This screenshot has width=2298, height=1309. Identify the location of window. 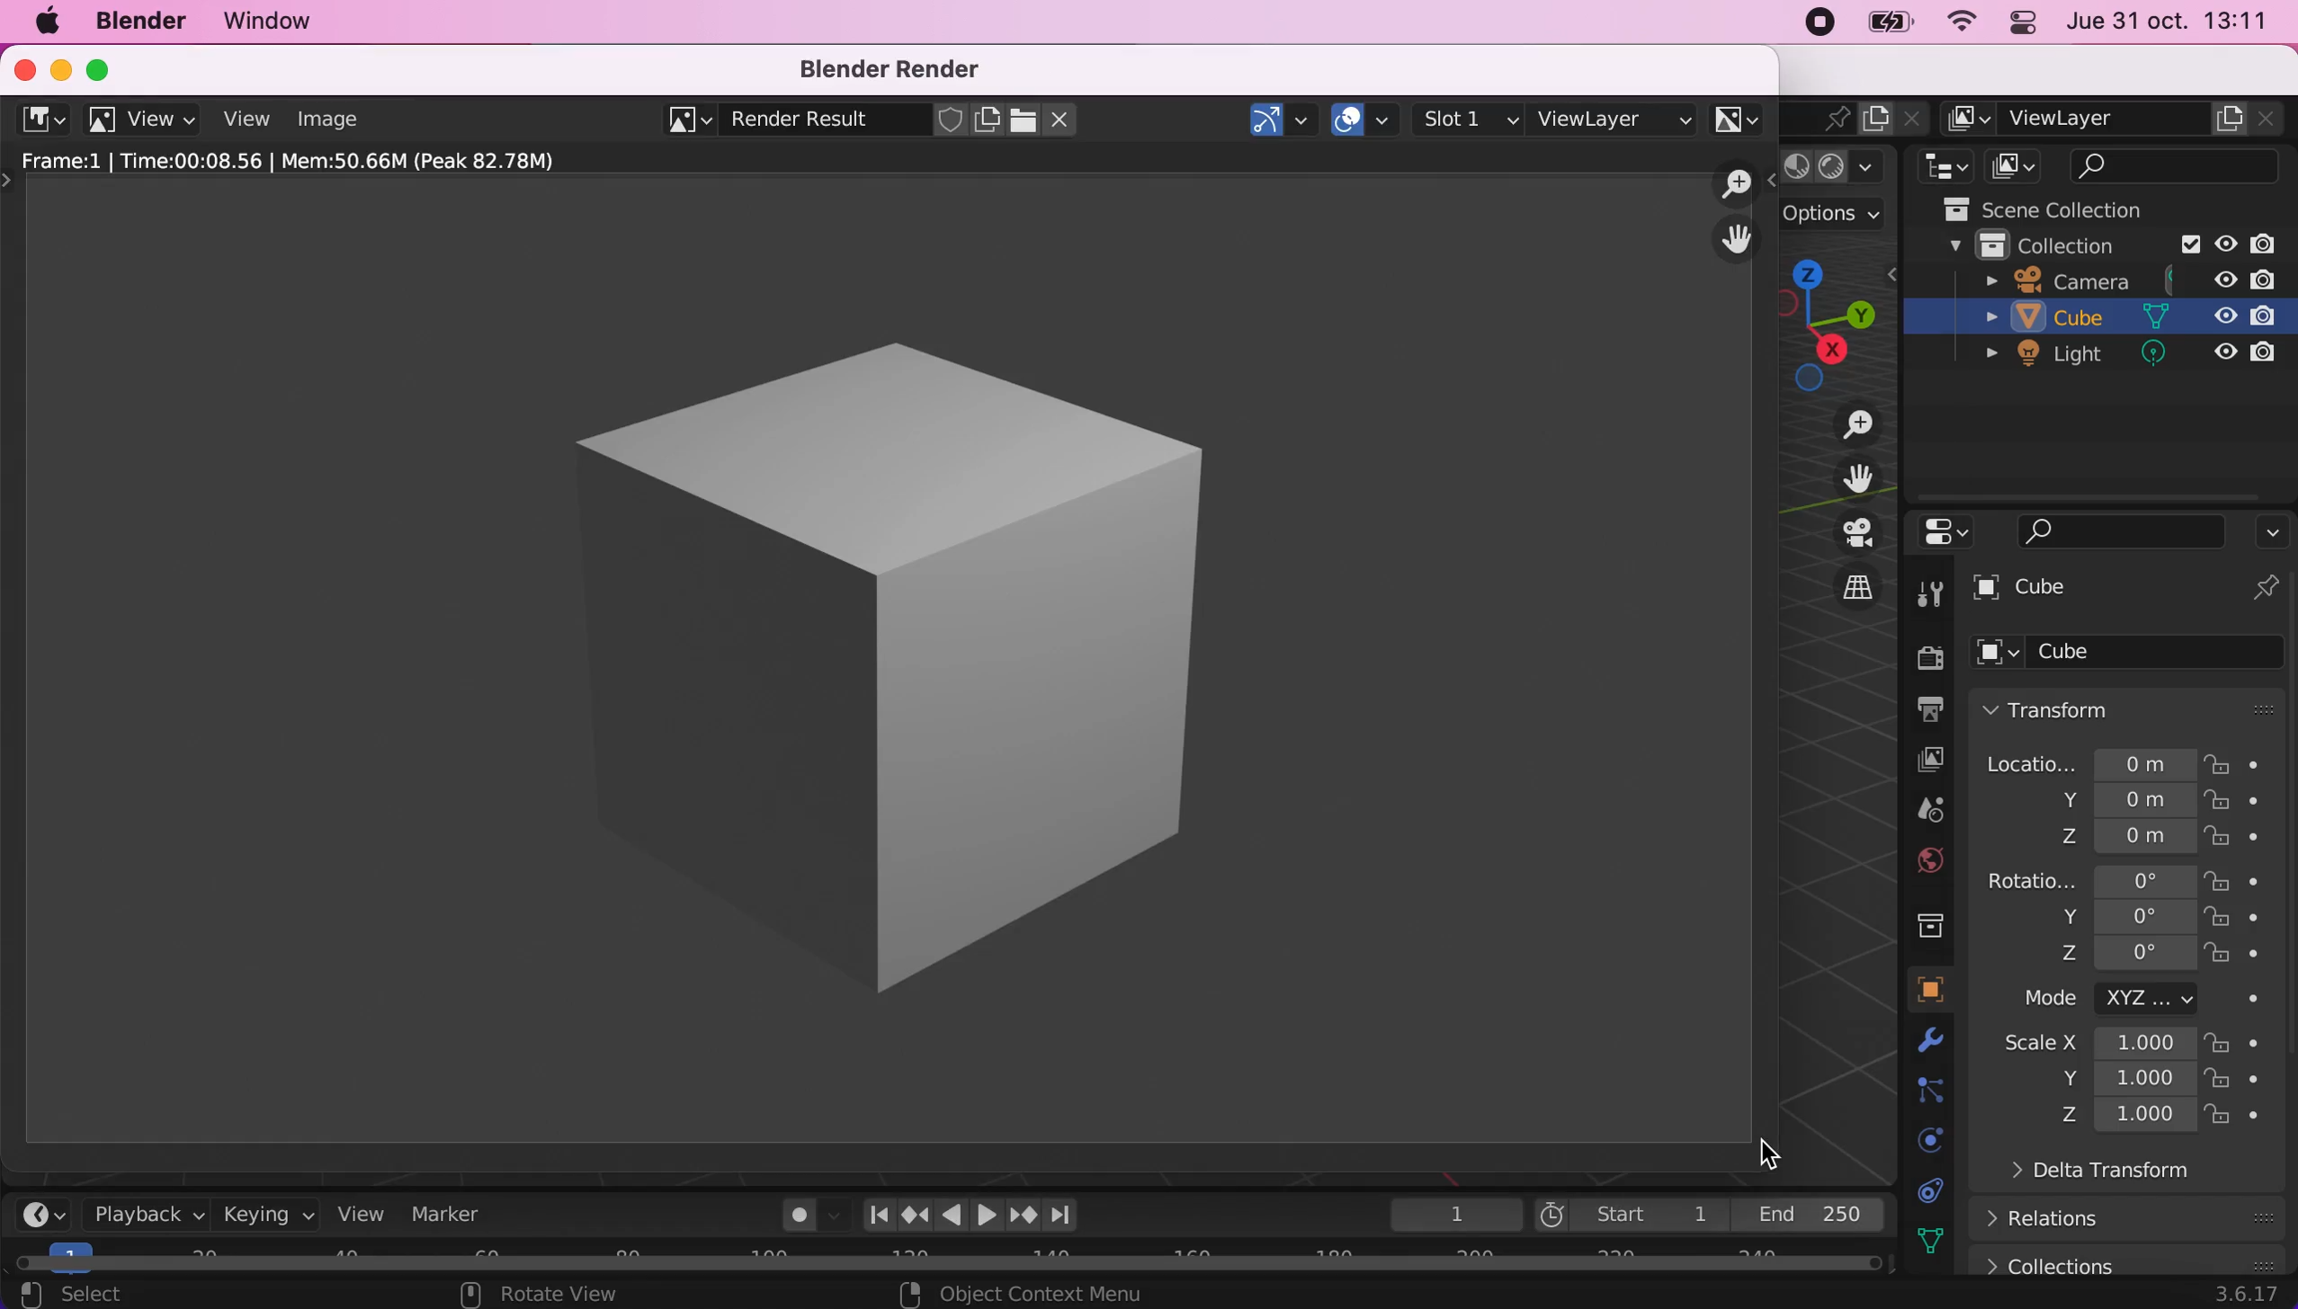
(291, 22).